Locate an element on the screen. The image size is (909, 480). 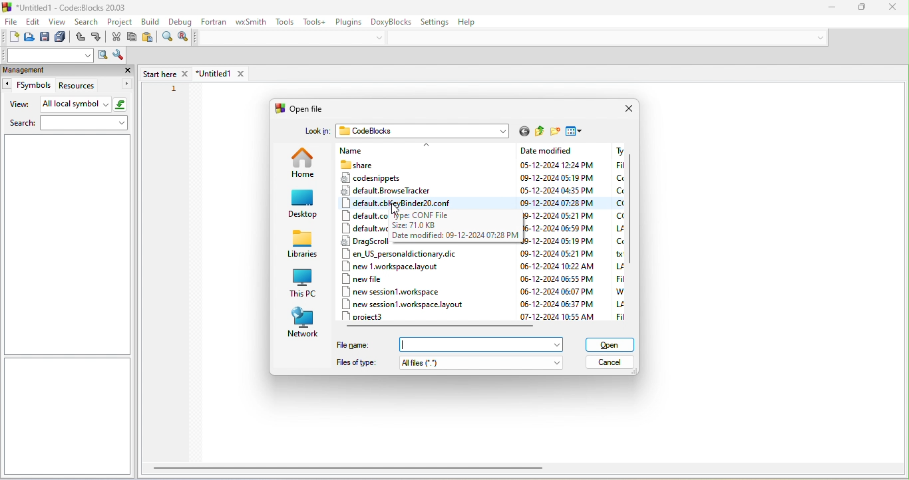
save everything is located at coordinates (63, 37).